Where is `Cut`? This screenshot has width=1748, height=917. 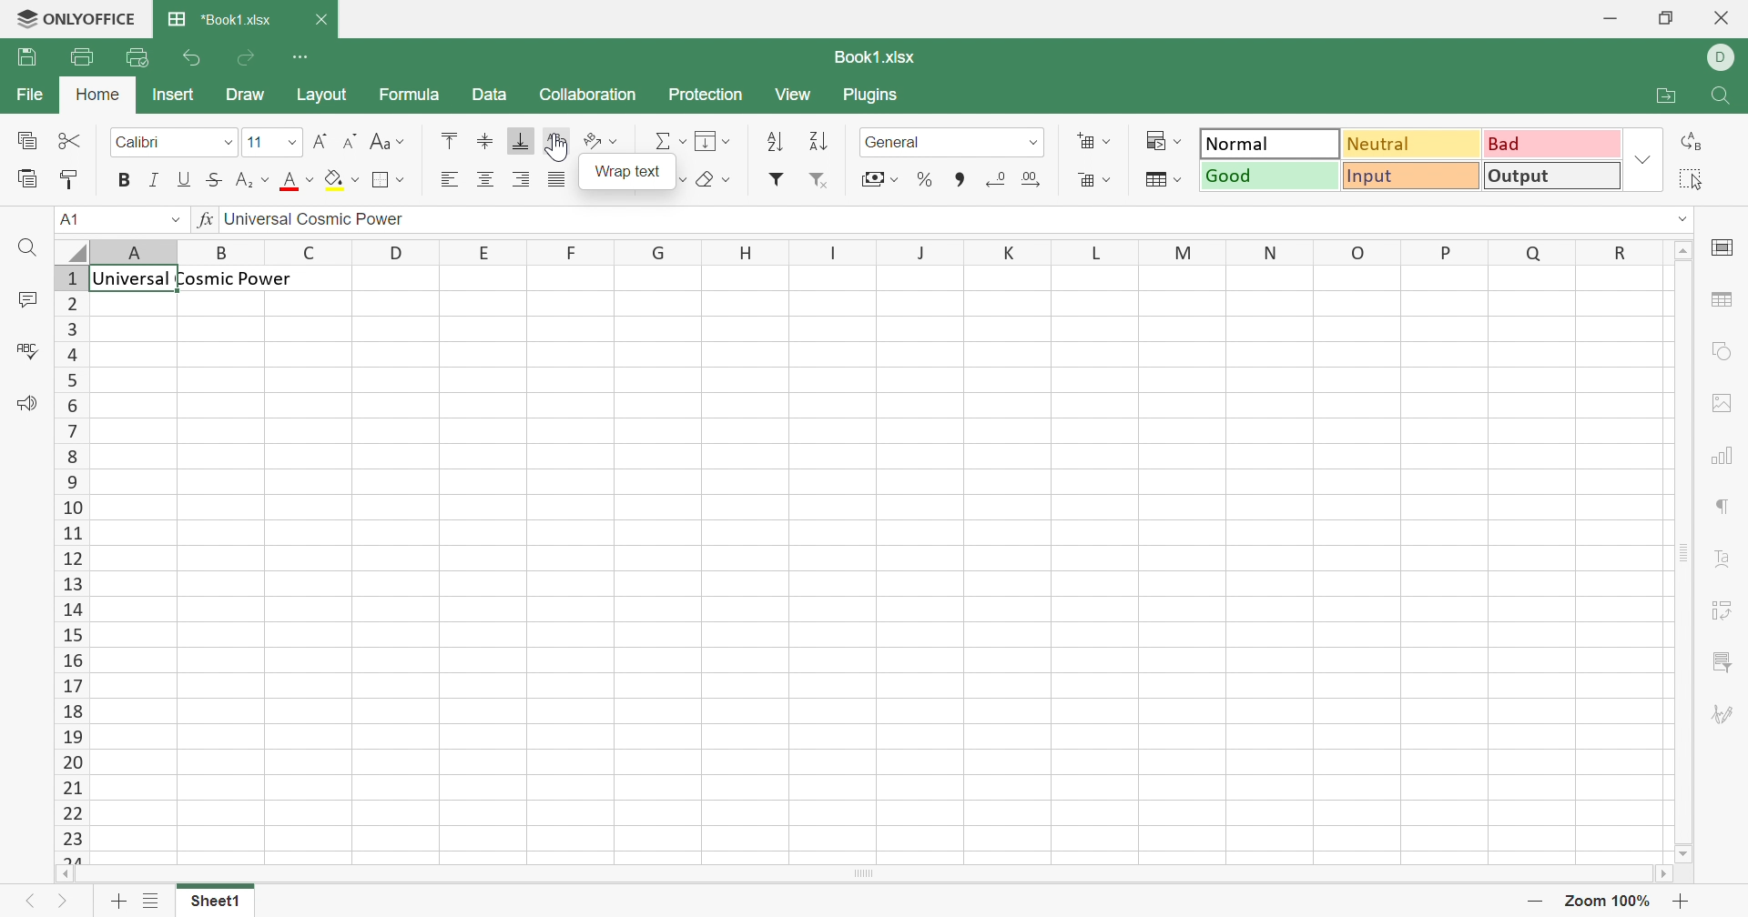
Cut is located at coordinates (73, 141).